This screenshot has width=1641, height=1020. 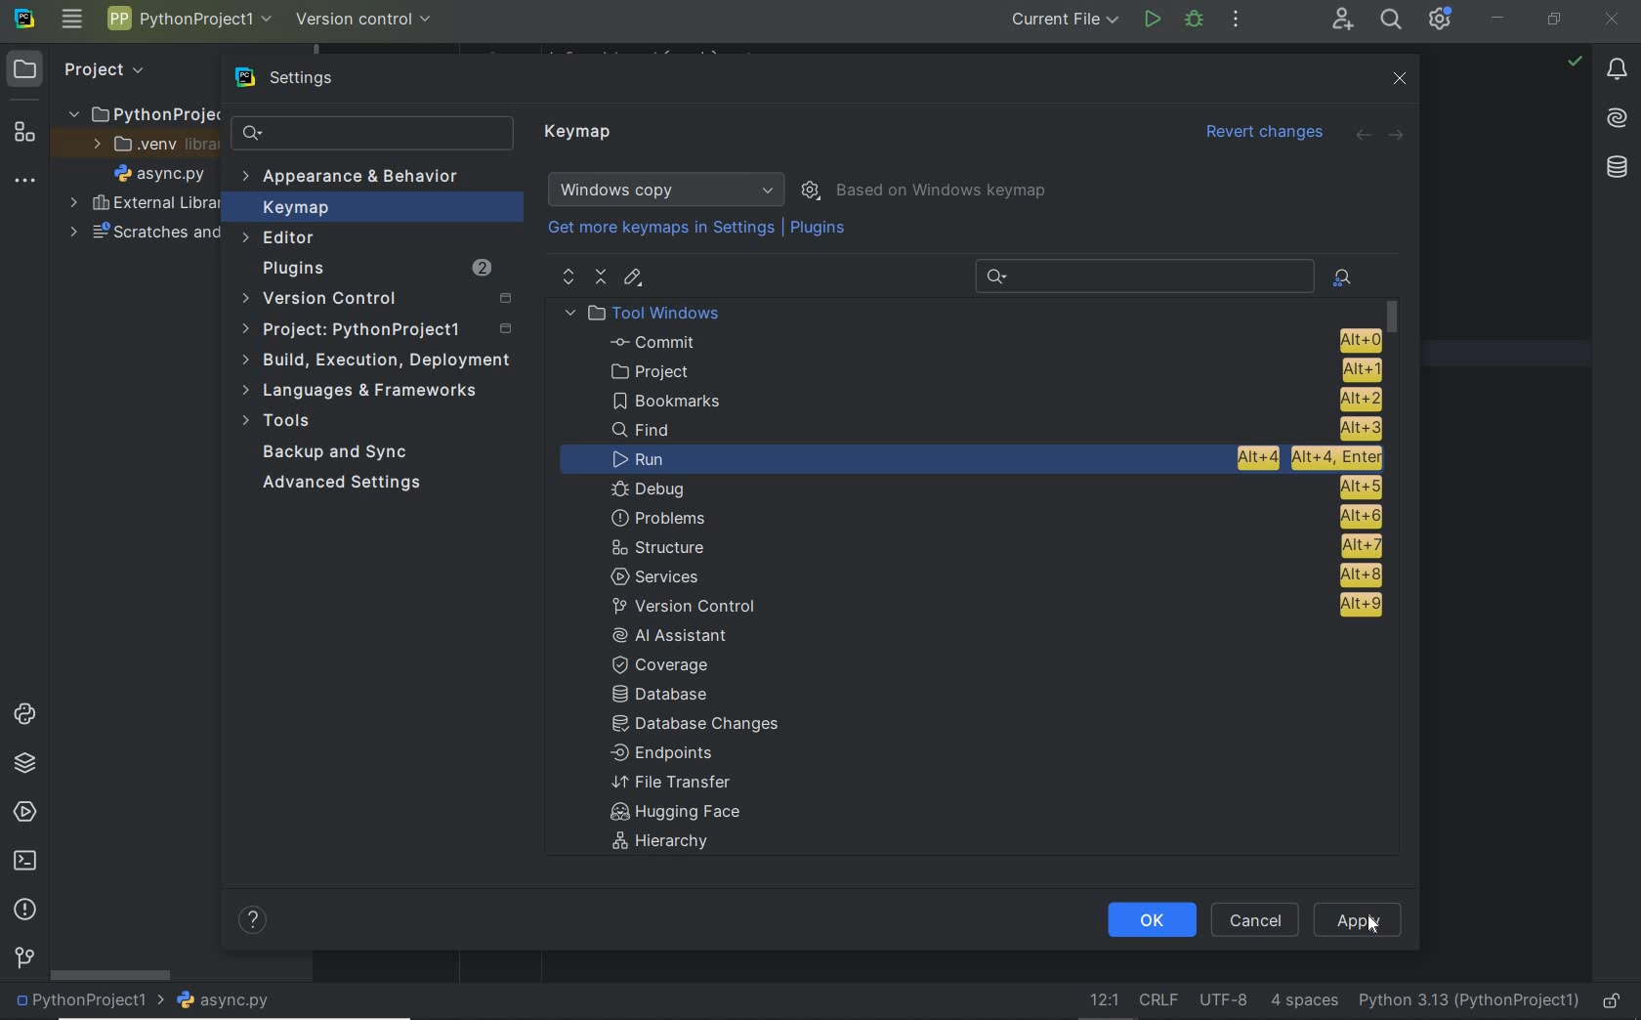 I want to click on scrollbar, so click(x=1399, y=448).